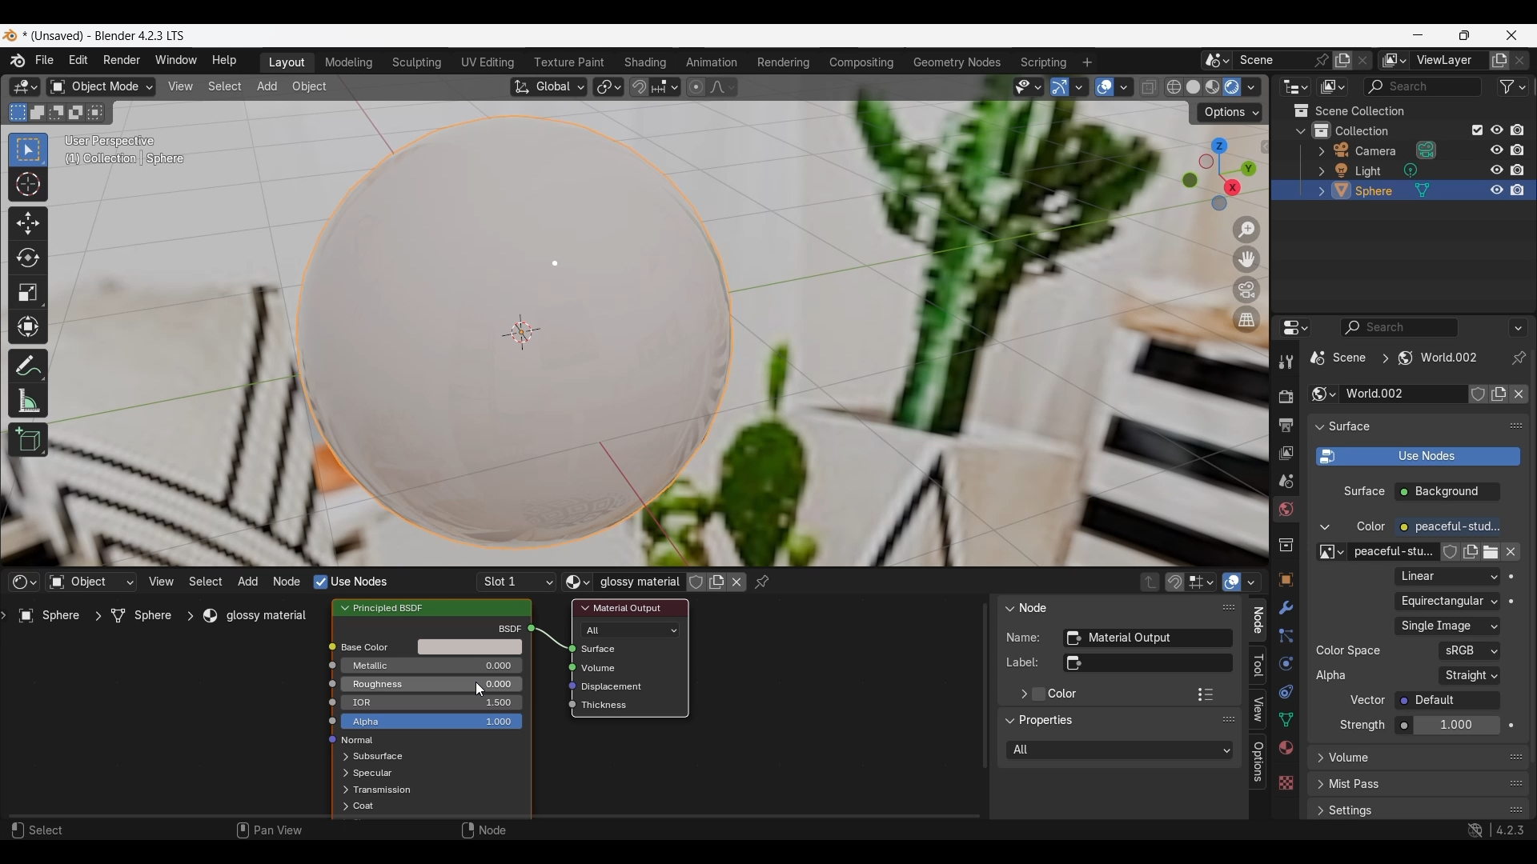 The width and height of the screenshot is (1537, 864). What do you see at coordinates (1362, 60) in the screenshot?
I see `Delete scene` at bounding box center [1362, 60].